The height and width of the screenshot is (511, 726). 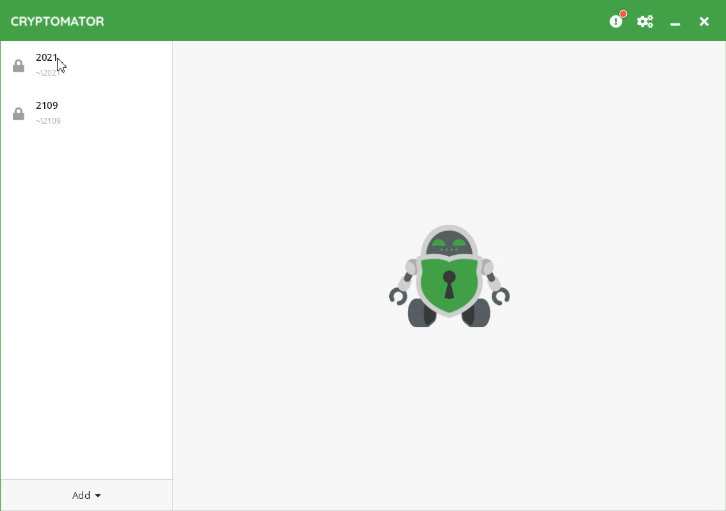 What do you see at coordinates (446, 275) in the screenshot?
I see `Logo` at bounding box center [446, 275].